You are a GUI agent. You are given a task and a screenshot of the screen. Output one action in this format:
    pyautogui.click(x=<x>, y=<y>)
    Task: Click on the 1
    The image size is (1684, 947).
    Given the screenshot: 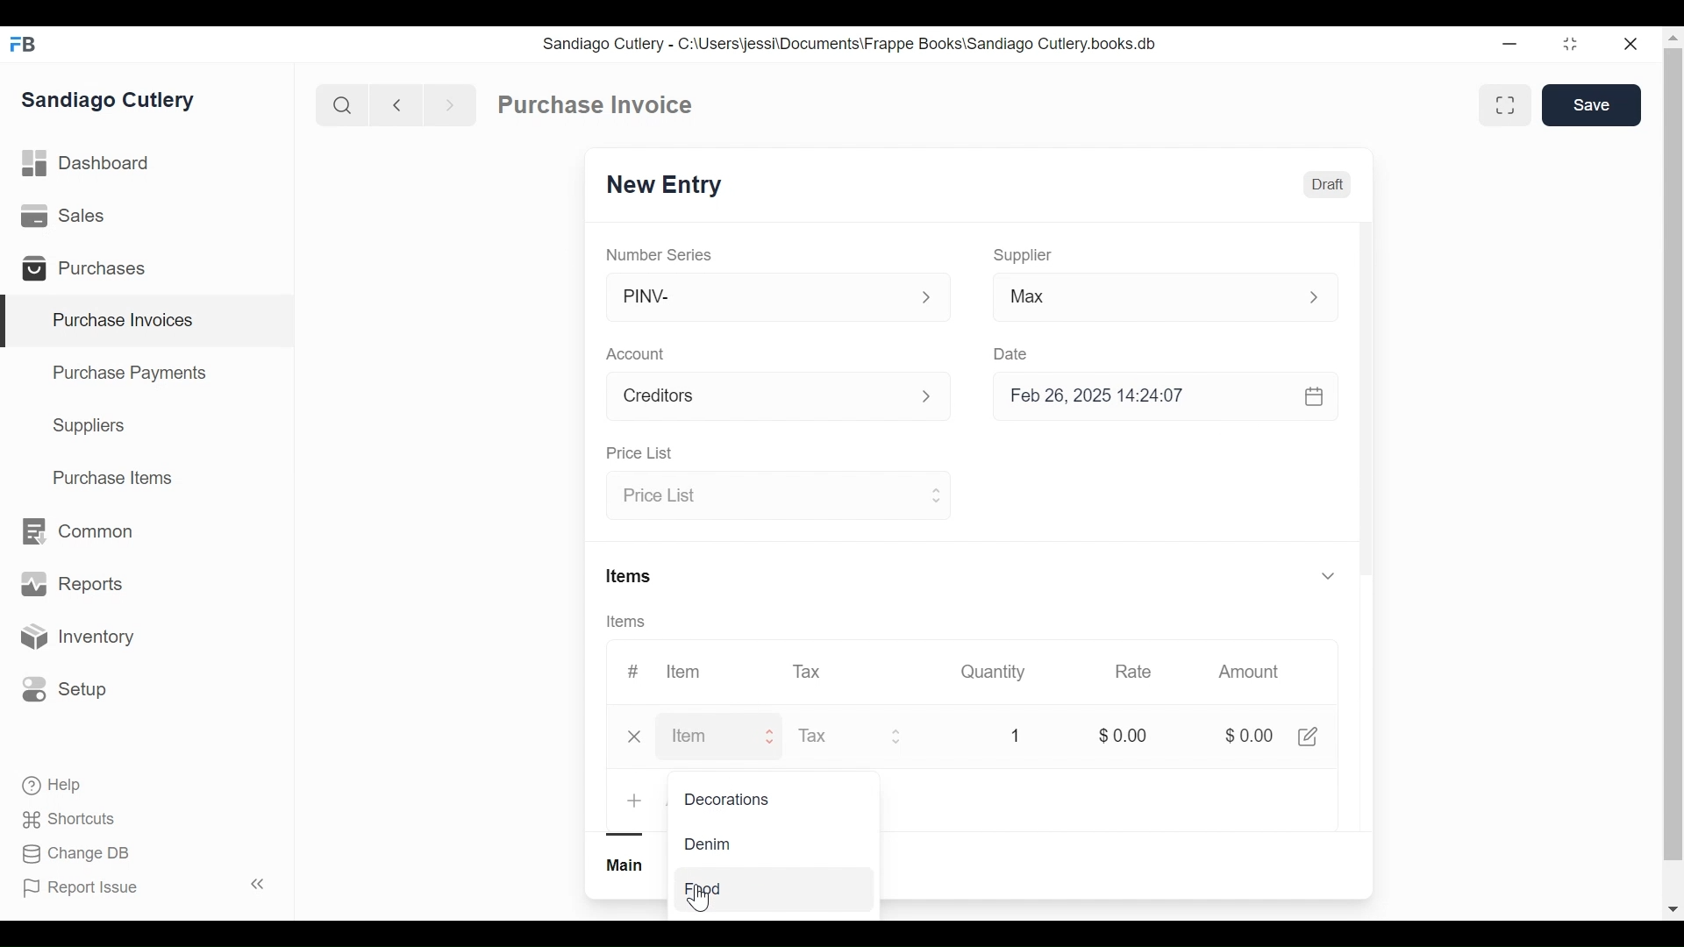 What is the action you would take?
    pyautogui.click(x=1016, y=736)
    